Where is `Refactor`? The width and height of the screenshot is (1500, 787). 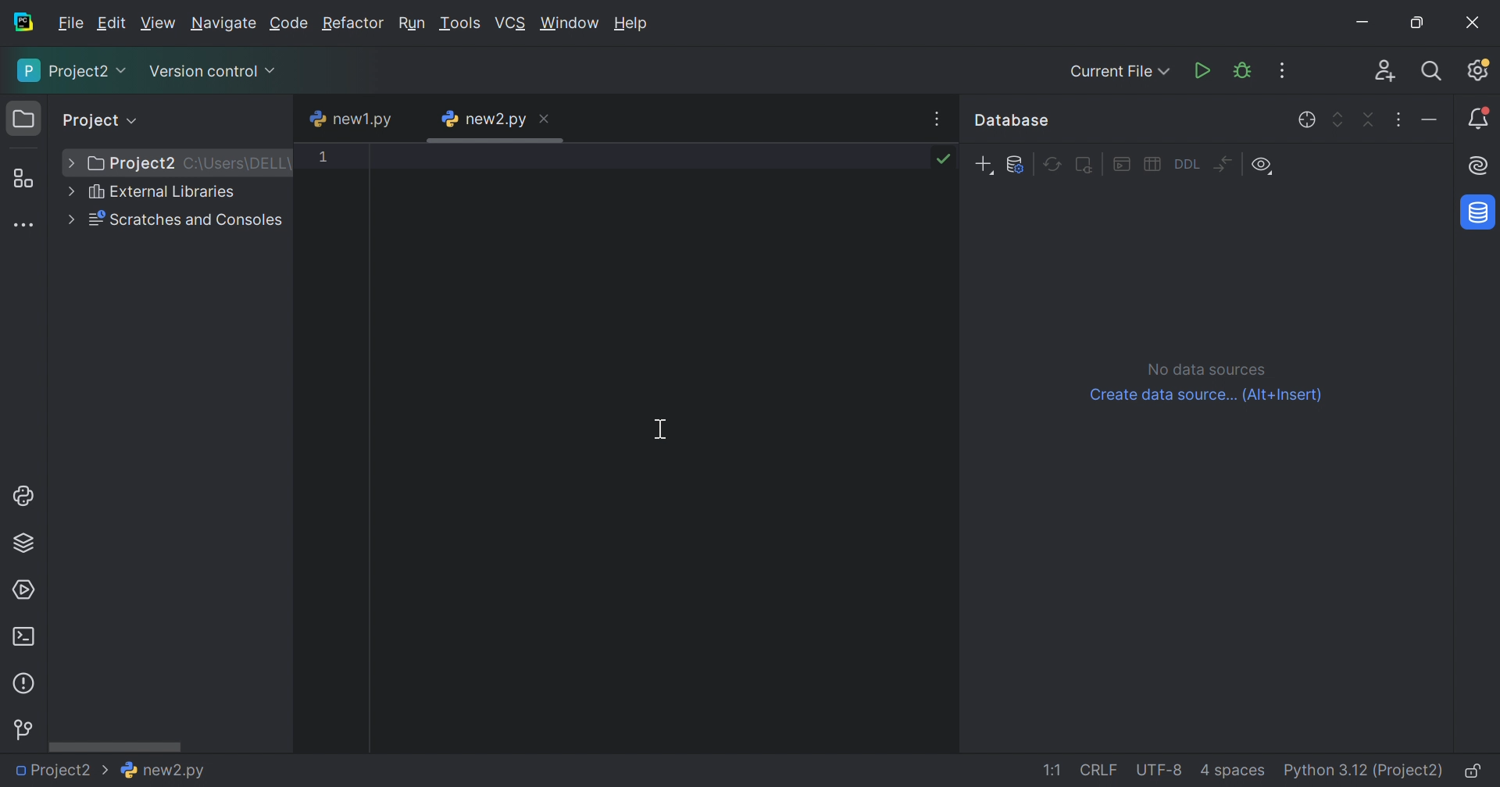
Refactor is located at coordinates (355, 23).